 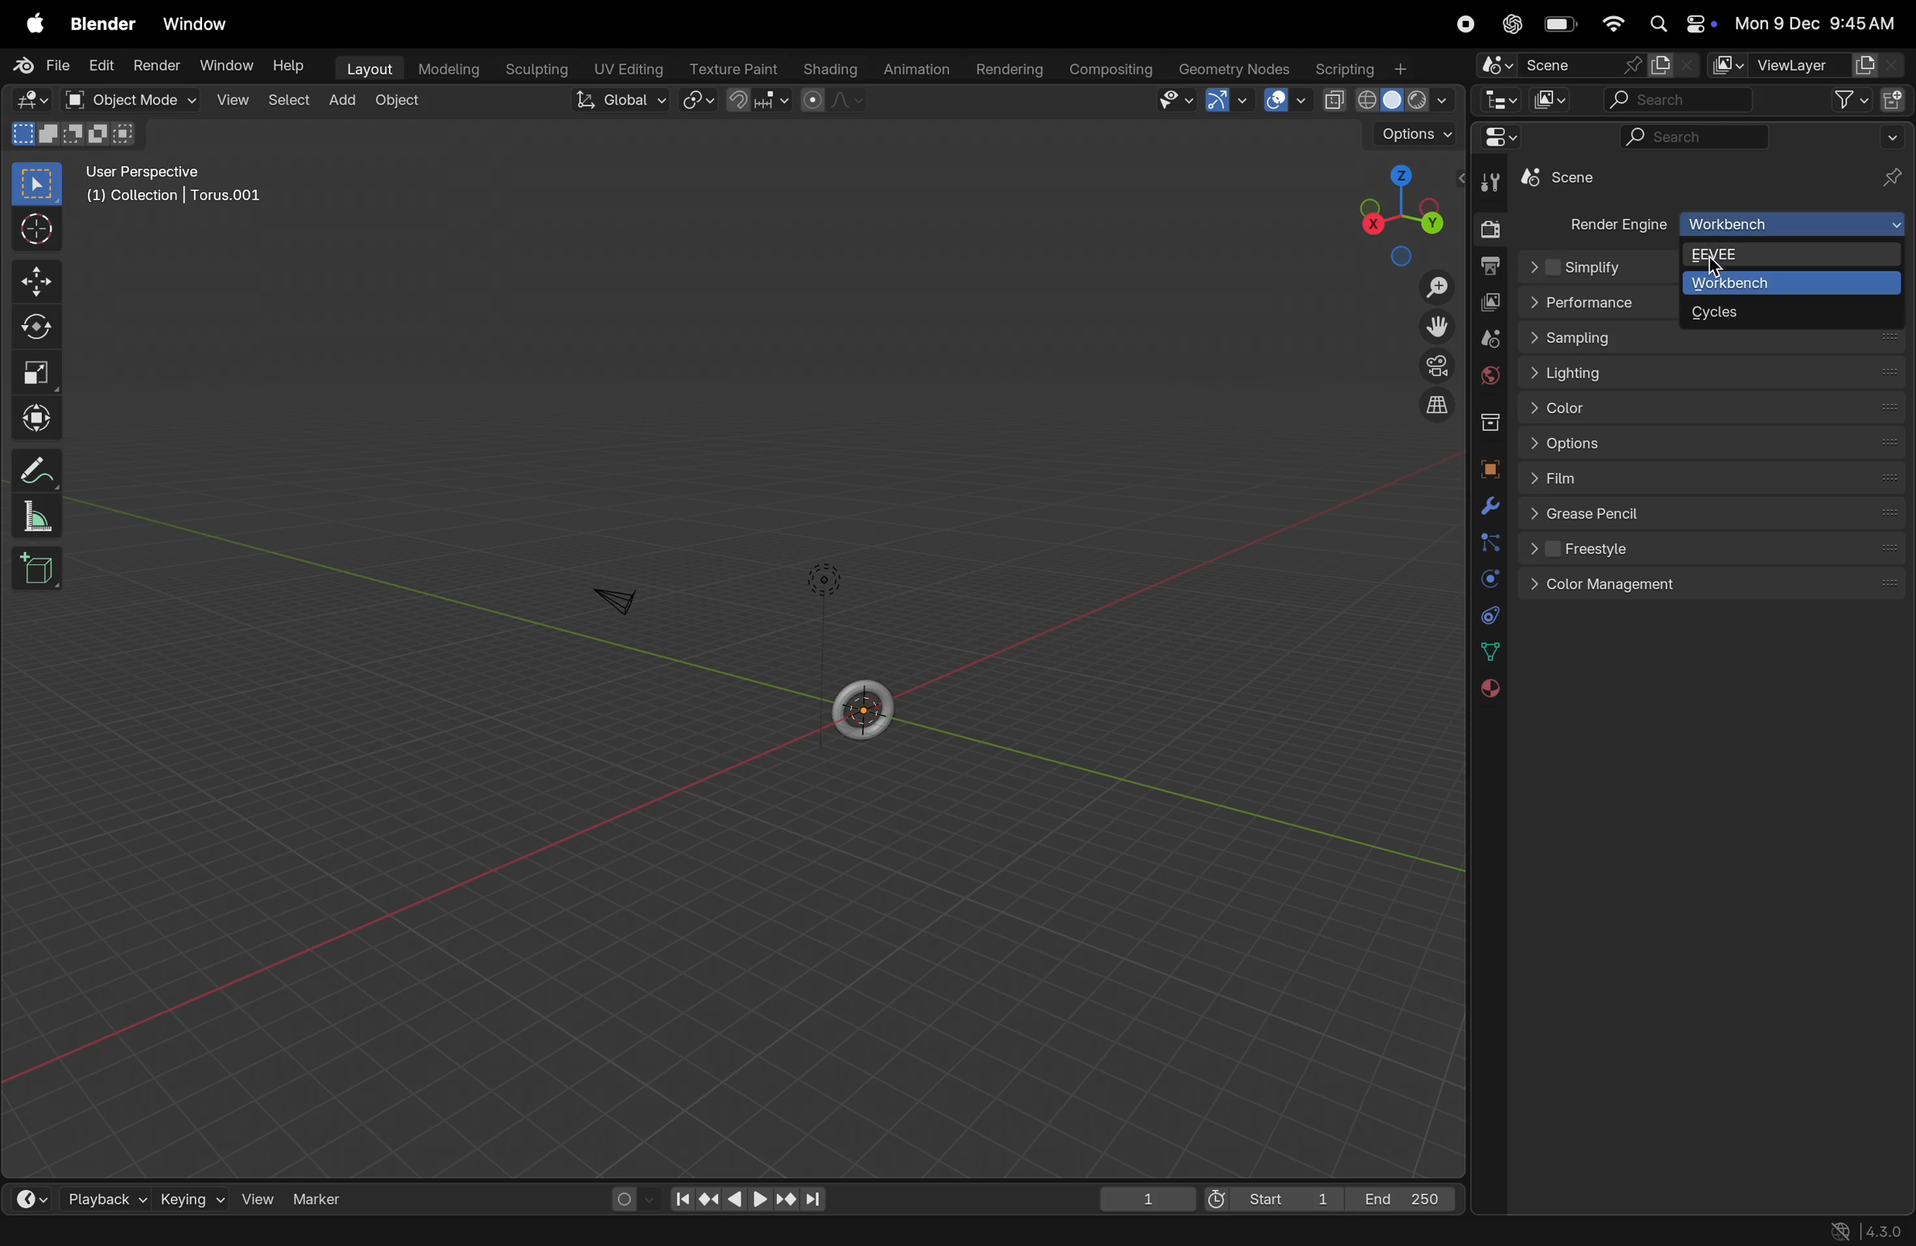 I want to click on wifi, so click(x=1615, y=25).